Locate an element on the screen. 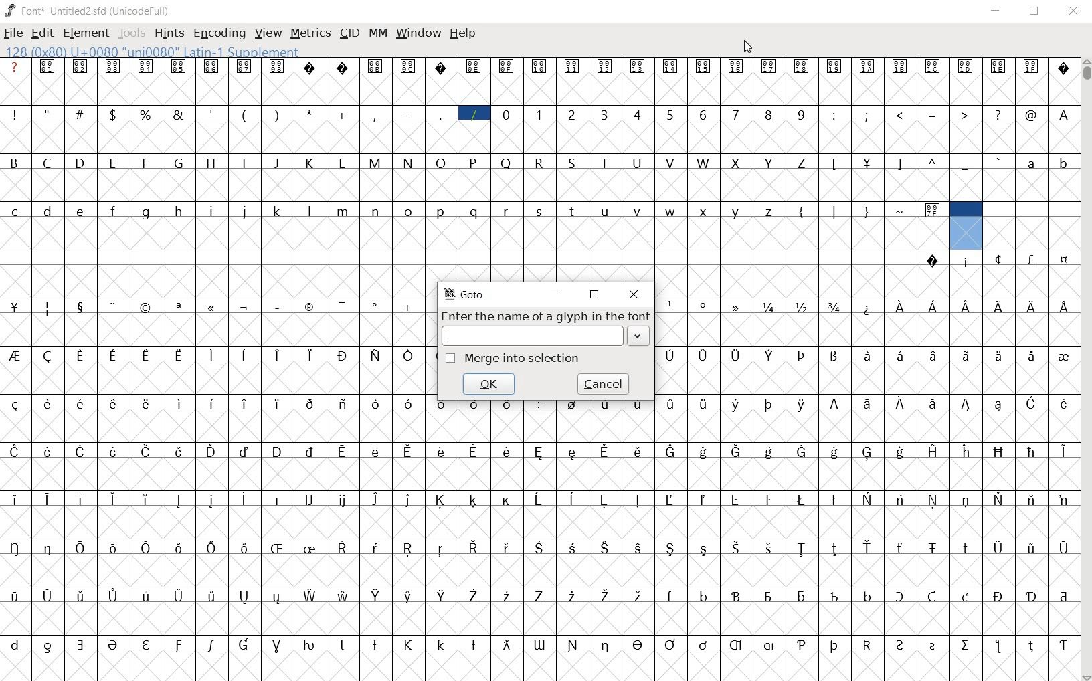  Symbol is located at coordinates (607, 595).